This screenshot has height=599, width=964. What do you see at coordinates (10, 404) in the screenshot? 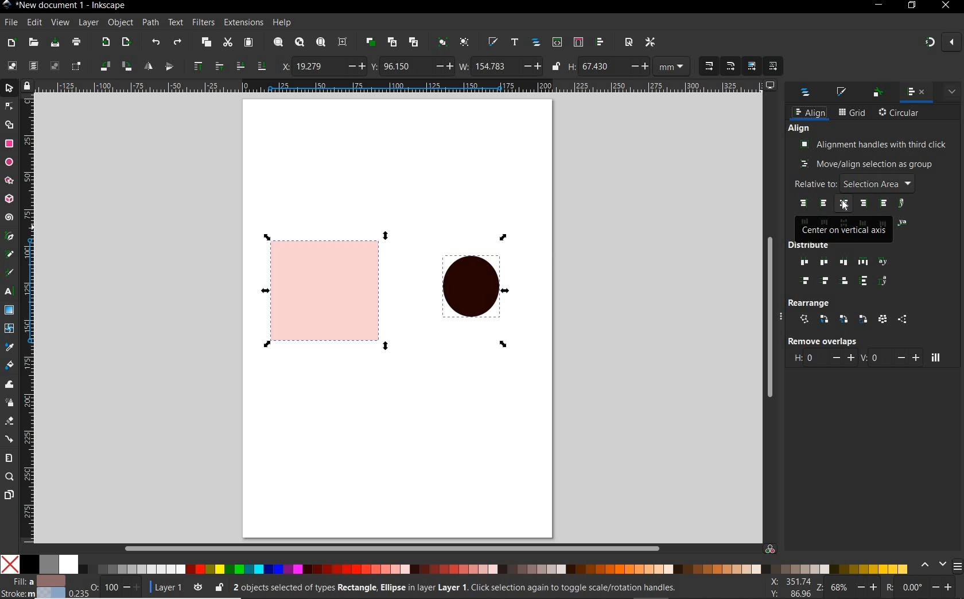
I see `spray tool` at bounding box center [10, 404].